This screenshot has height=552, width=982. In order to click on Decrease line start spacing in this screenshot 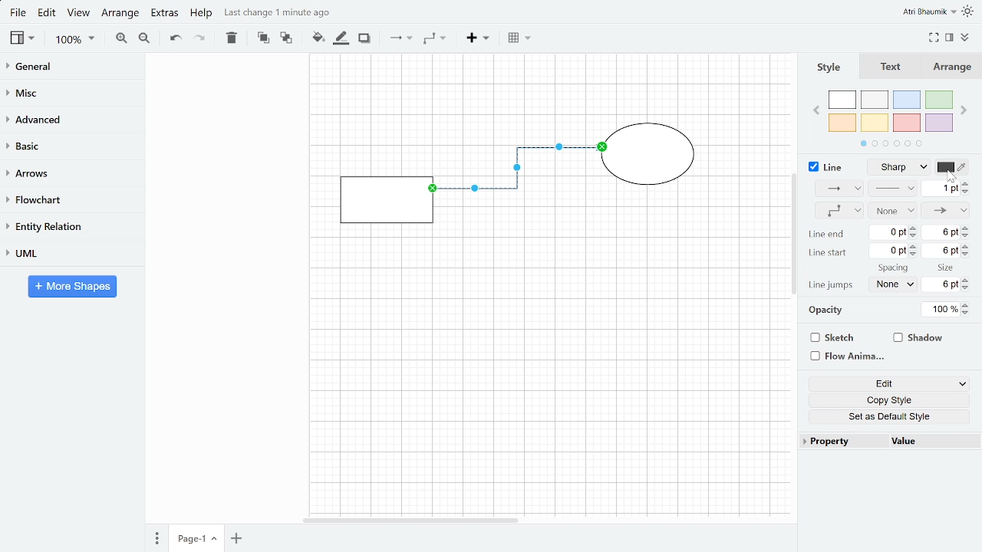, I will do `click(914, 255)`.